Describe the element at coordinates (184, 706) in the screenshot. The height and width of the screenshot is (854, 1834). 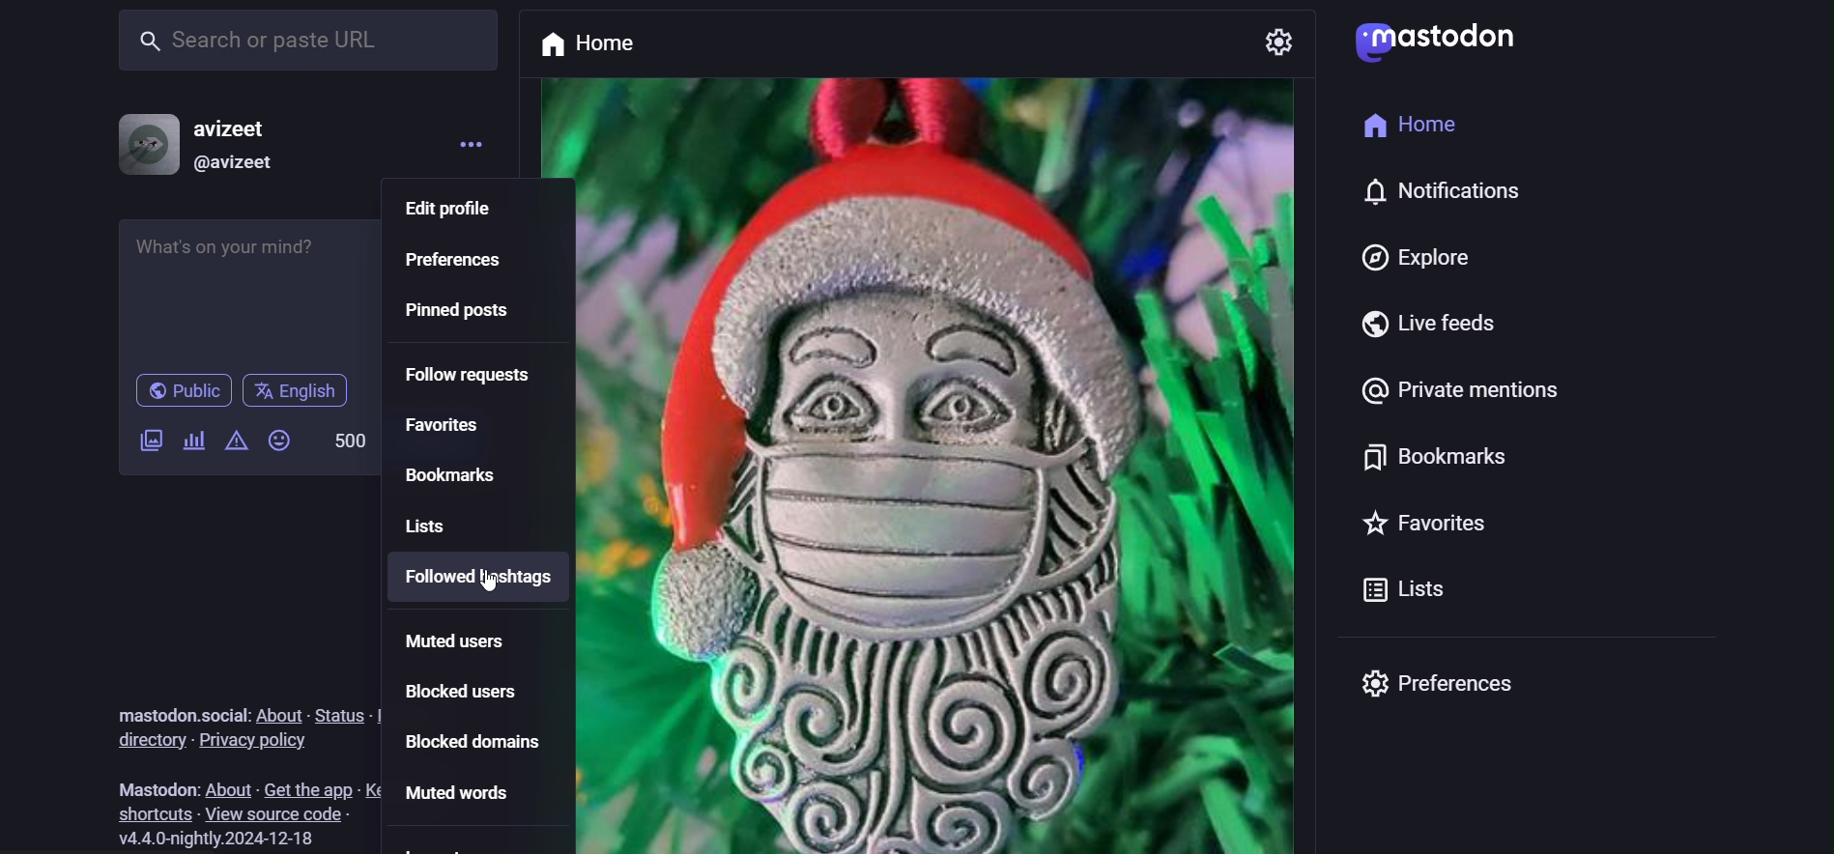
I see `Mastodon.social` at that location.